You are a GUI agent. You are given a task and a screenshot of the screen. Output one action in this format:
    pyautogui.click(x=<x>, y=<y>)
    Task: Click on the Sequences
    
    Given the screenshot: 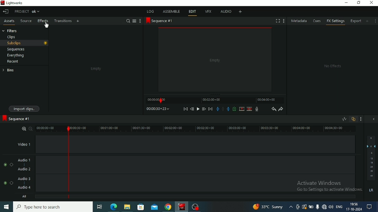 What is the action you would take?
    pyautogui.click(x=22, y=49)
    